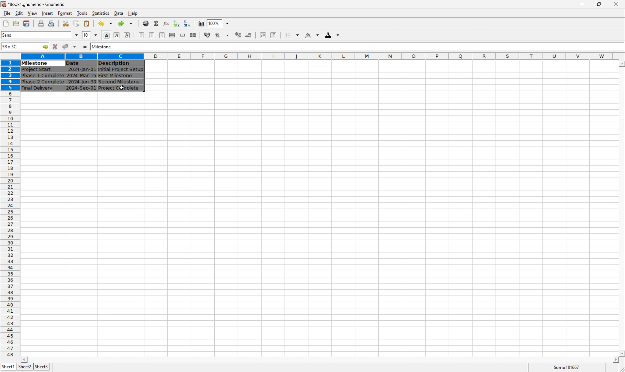 This screenshot has height=372, width=625. I want to click on Sort the selected region in descending order based on the first column selected, so click(187, 23).